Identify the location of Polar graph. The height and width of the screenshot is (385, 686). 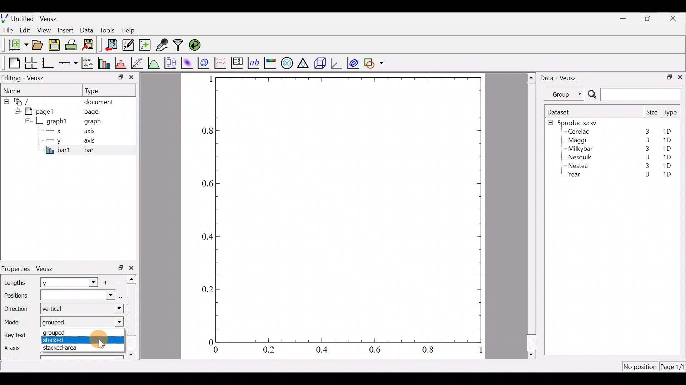
(285, 62).